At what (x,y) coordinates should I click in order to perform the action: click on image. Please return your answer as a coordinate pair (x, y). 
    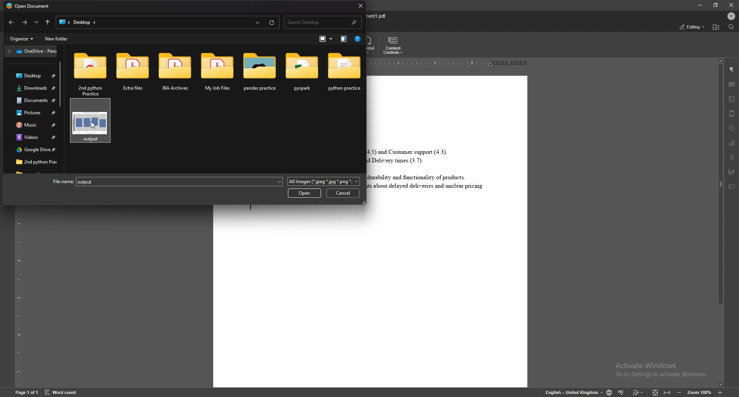
    Looking at the image, I should click on (732, 99).